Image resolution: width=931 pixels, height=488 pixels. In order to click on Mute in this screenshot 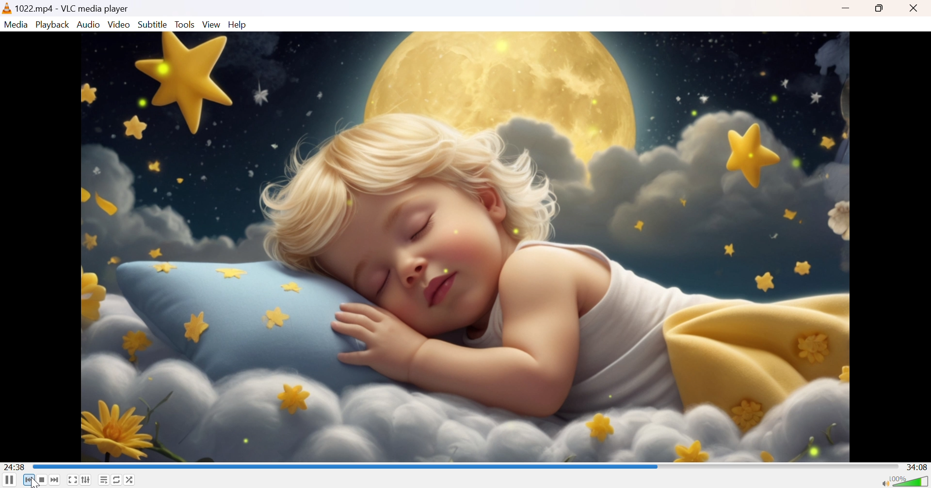, I will do `click(882, 484)`.